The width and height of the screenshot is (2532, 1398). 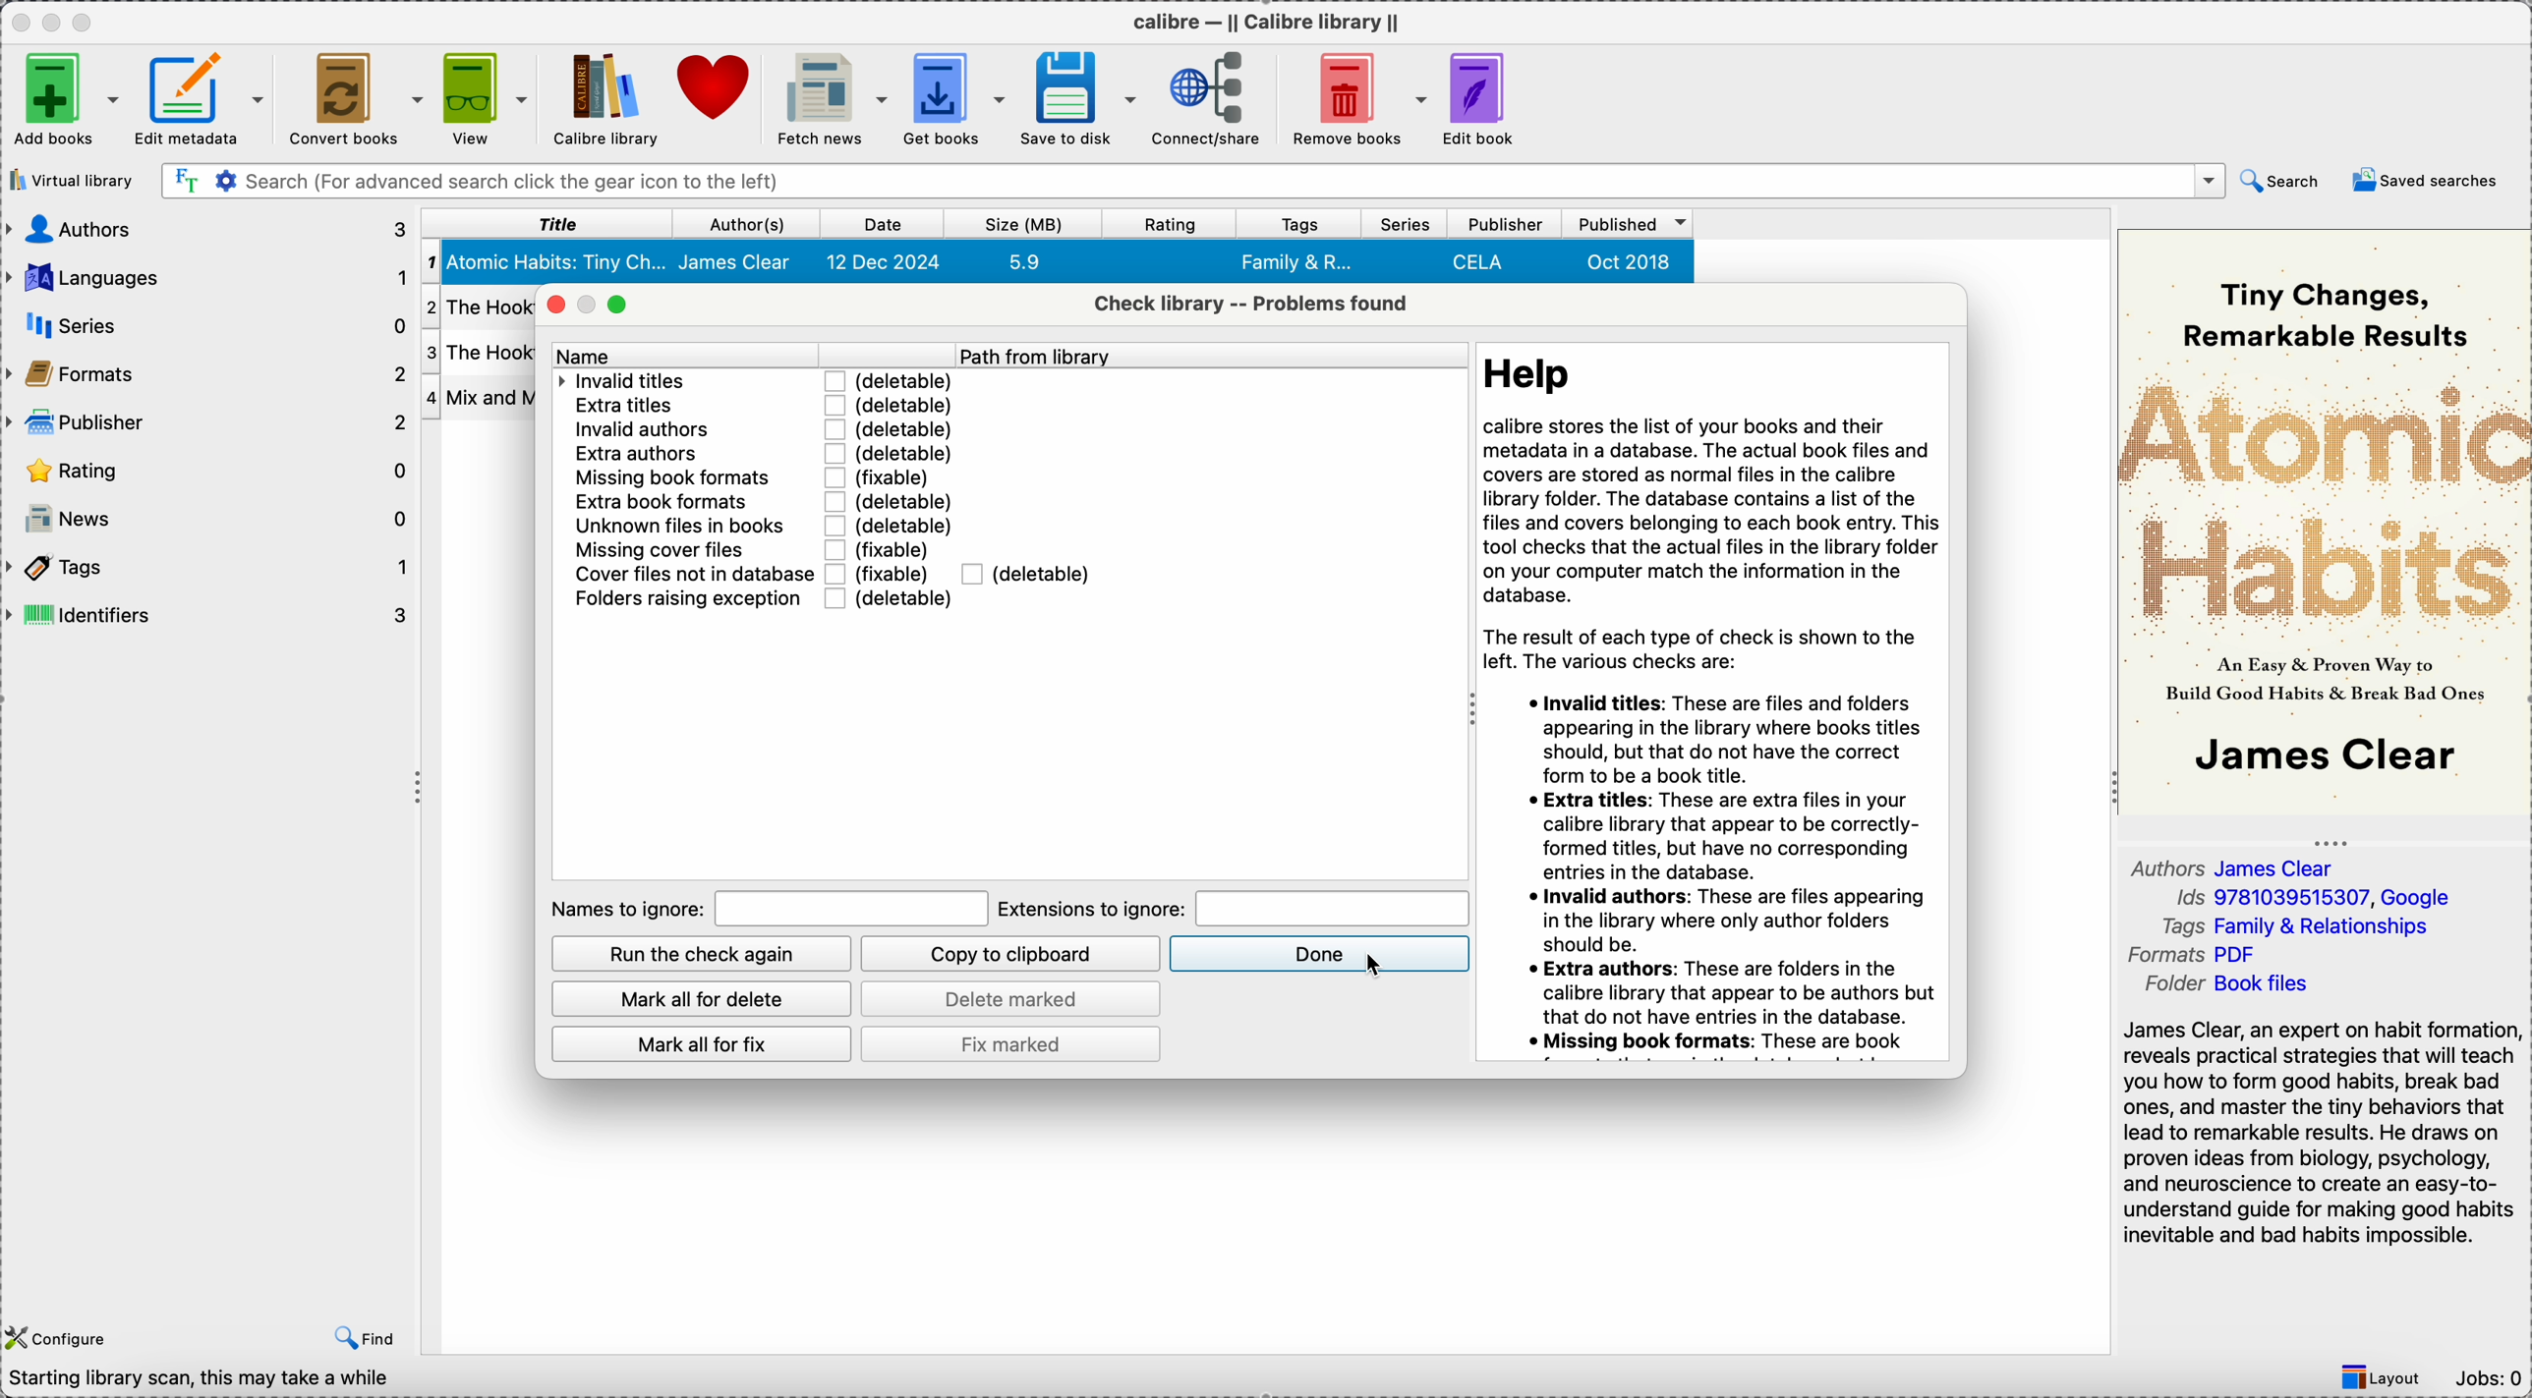 I want to click on size, so click(x=1028, y=224).